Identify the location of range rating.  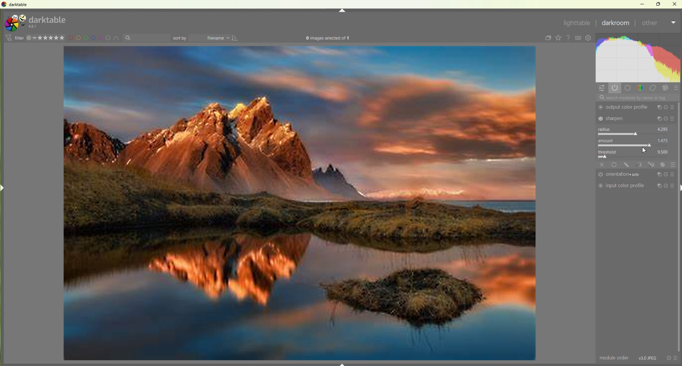
(50, 38).